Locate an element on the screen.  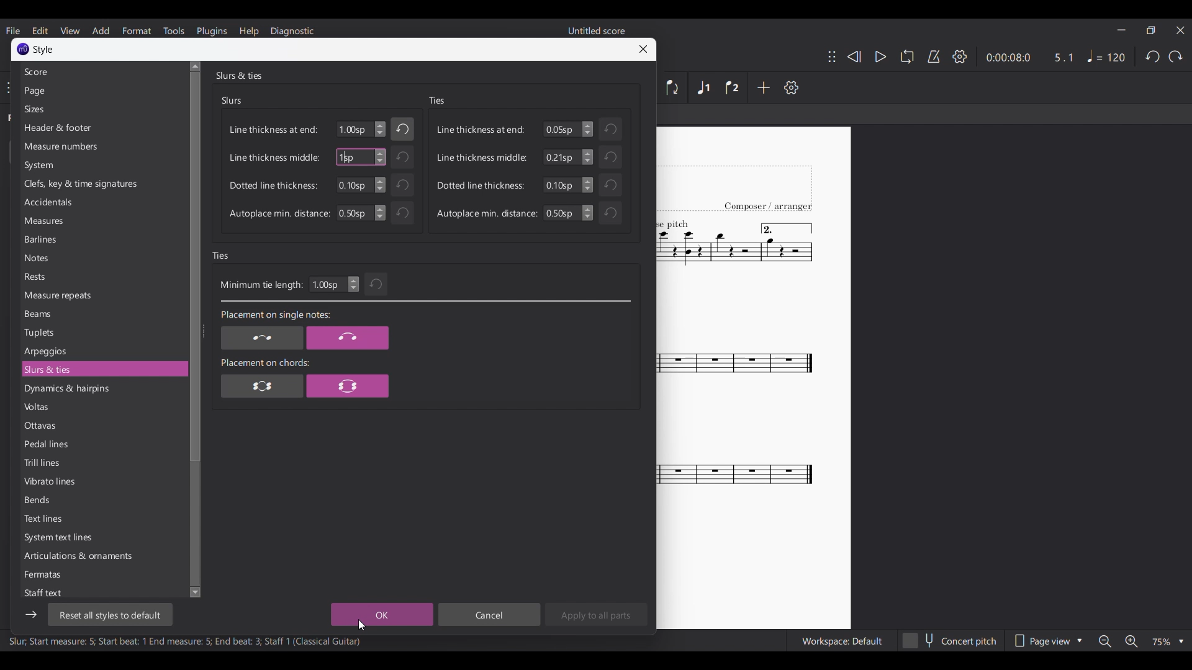
Page view options is located at coordinates (1047, 640).